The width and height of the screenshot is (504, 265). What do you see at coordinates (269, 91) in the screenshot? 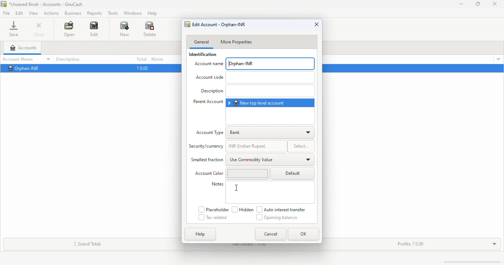
I see `add description` at bounding box center [269, 91].